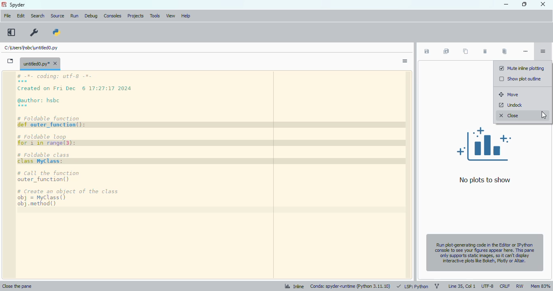 Image resolution: width=553 pixels, height=291 pixels. What do you see at coordinates (83, 140) in the screenshot?
I see `code` at bounding box center [83, 140].